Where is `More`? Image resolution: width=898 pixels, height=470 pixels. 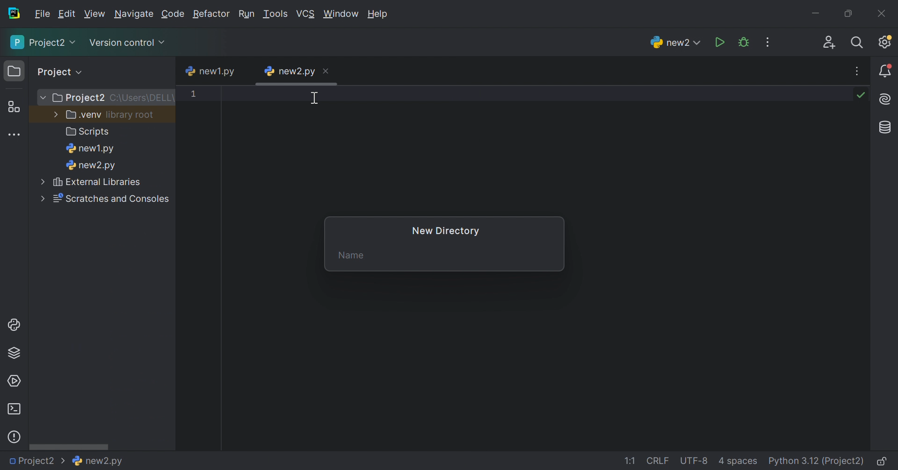 More is located at coordinates (43, 200).